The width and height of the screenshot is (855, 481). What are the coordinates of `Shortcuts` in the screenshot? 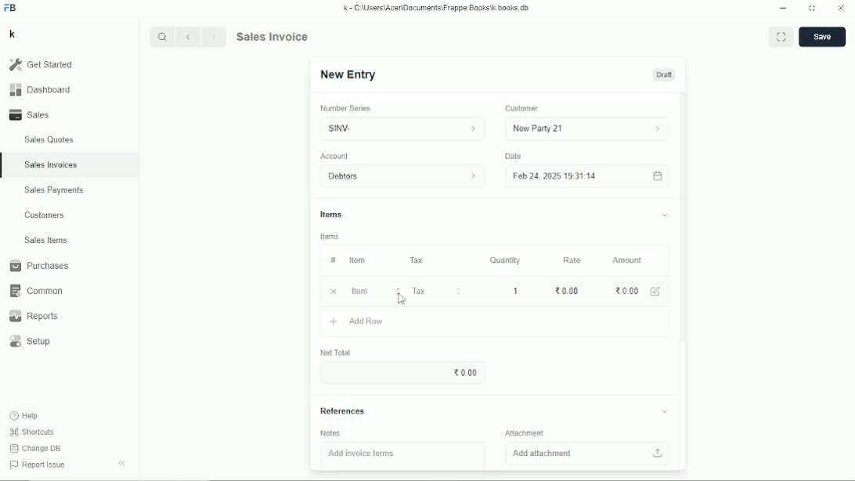 It's located at (31, 432).